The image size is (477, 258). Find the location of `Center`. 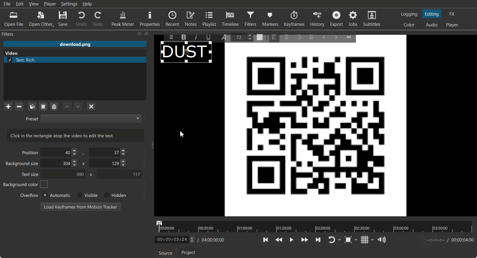

Center is located at coordinates (287, 37).